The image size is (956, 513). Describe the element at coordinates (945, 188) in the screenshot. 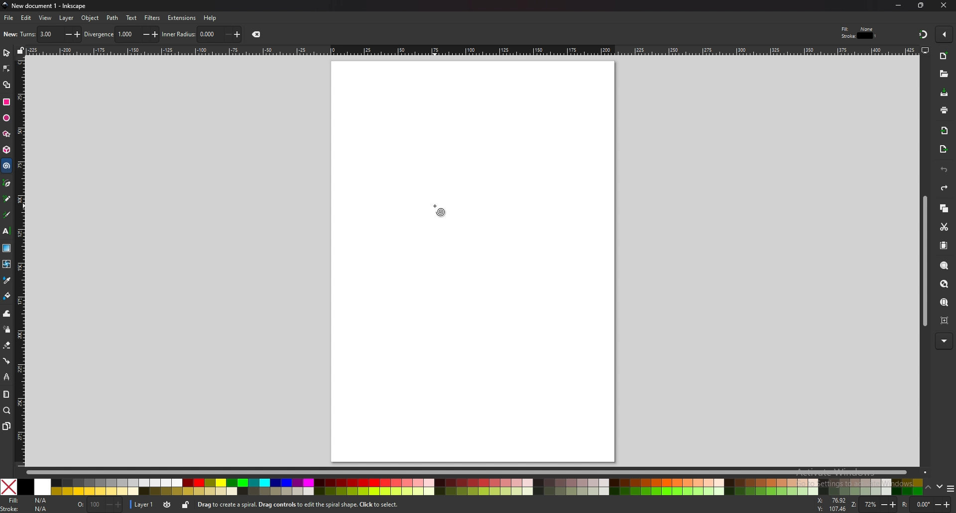

I see `redo` at that location.